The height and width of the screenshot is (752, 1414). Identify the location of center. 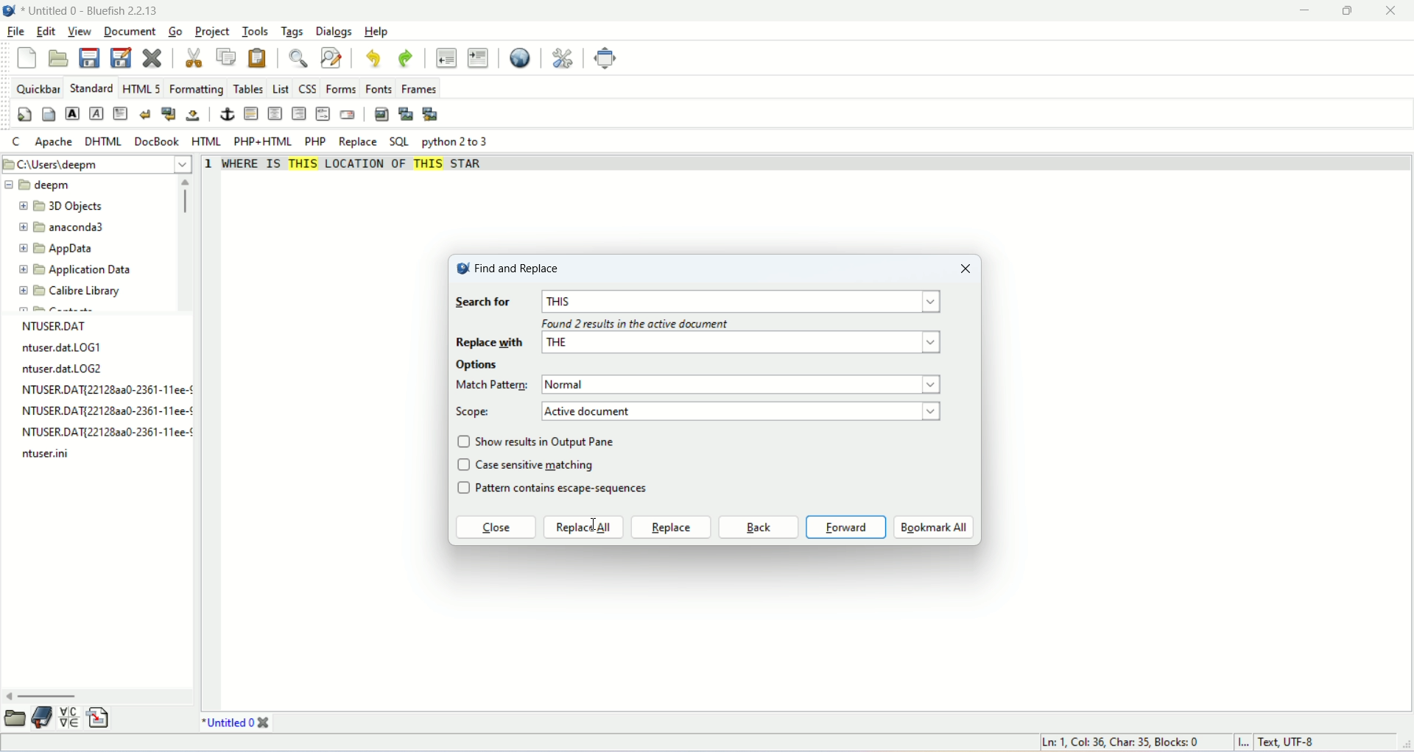
(275, 114).